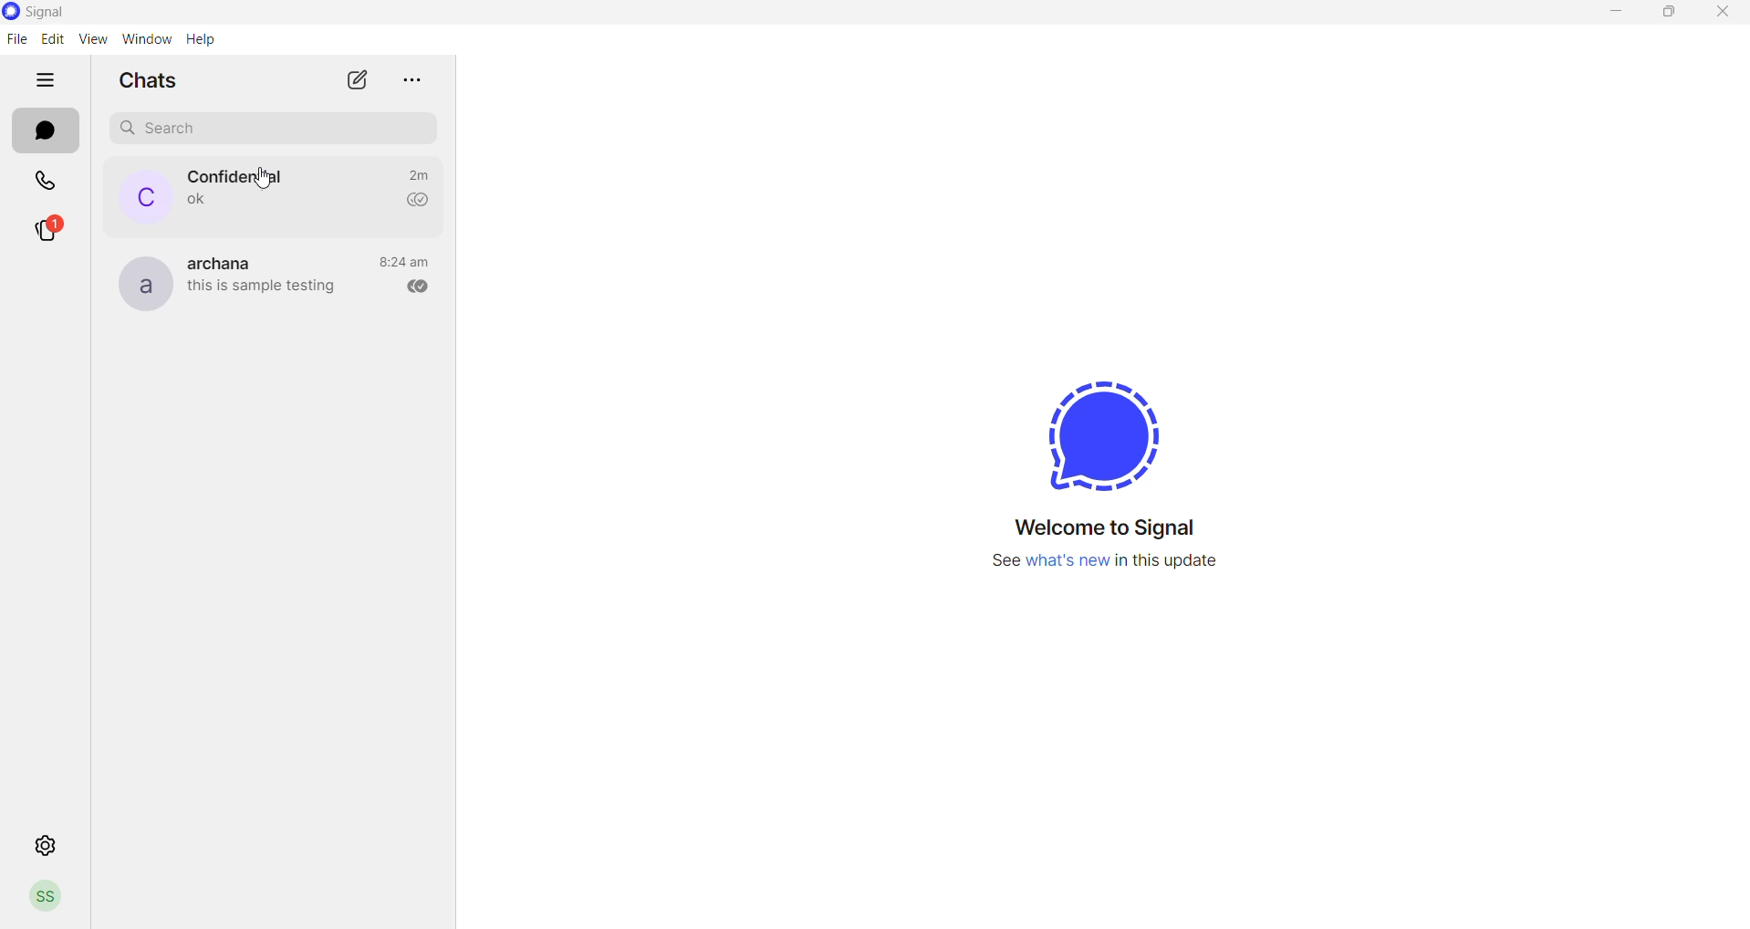 This screenshot has height=929, width=1750. Describe the element at coordinates (151, 81) in the screenshot. I see `chats heading` at that location.